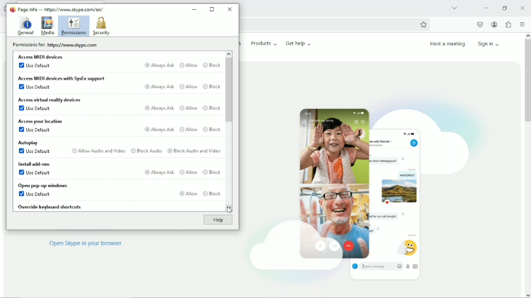 The height and width of the screenshot is (298, 531). Describe the element at coordinates (486, 8) in the screenshot. I see `Minimize` at that location.